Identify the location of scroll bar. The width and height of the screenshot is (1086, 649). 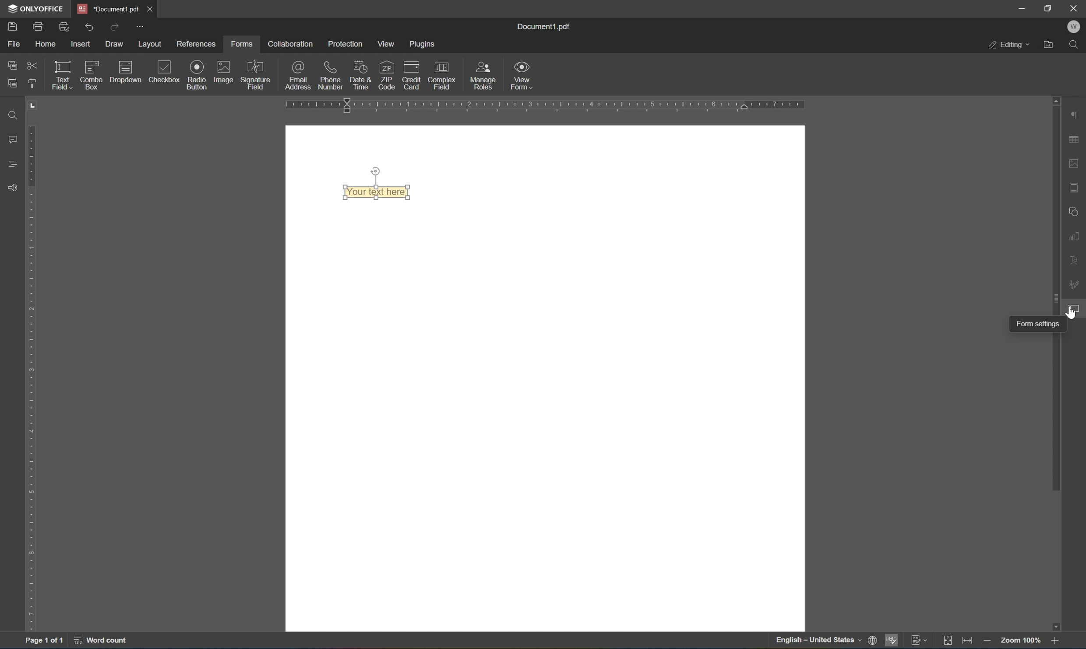
(1051, 293).